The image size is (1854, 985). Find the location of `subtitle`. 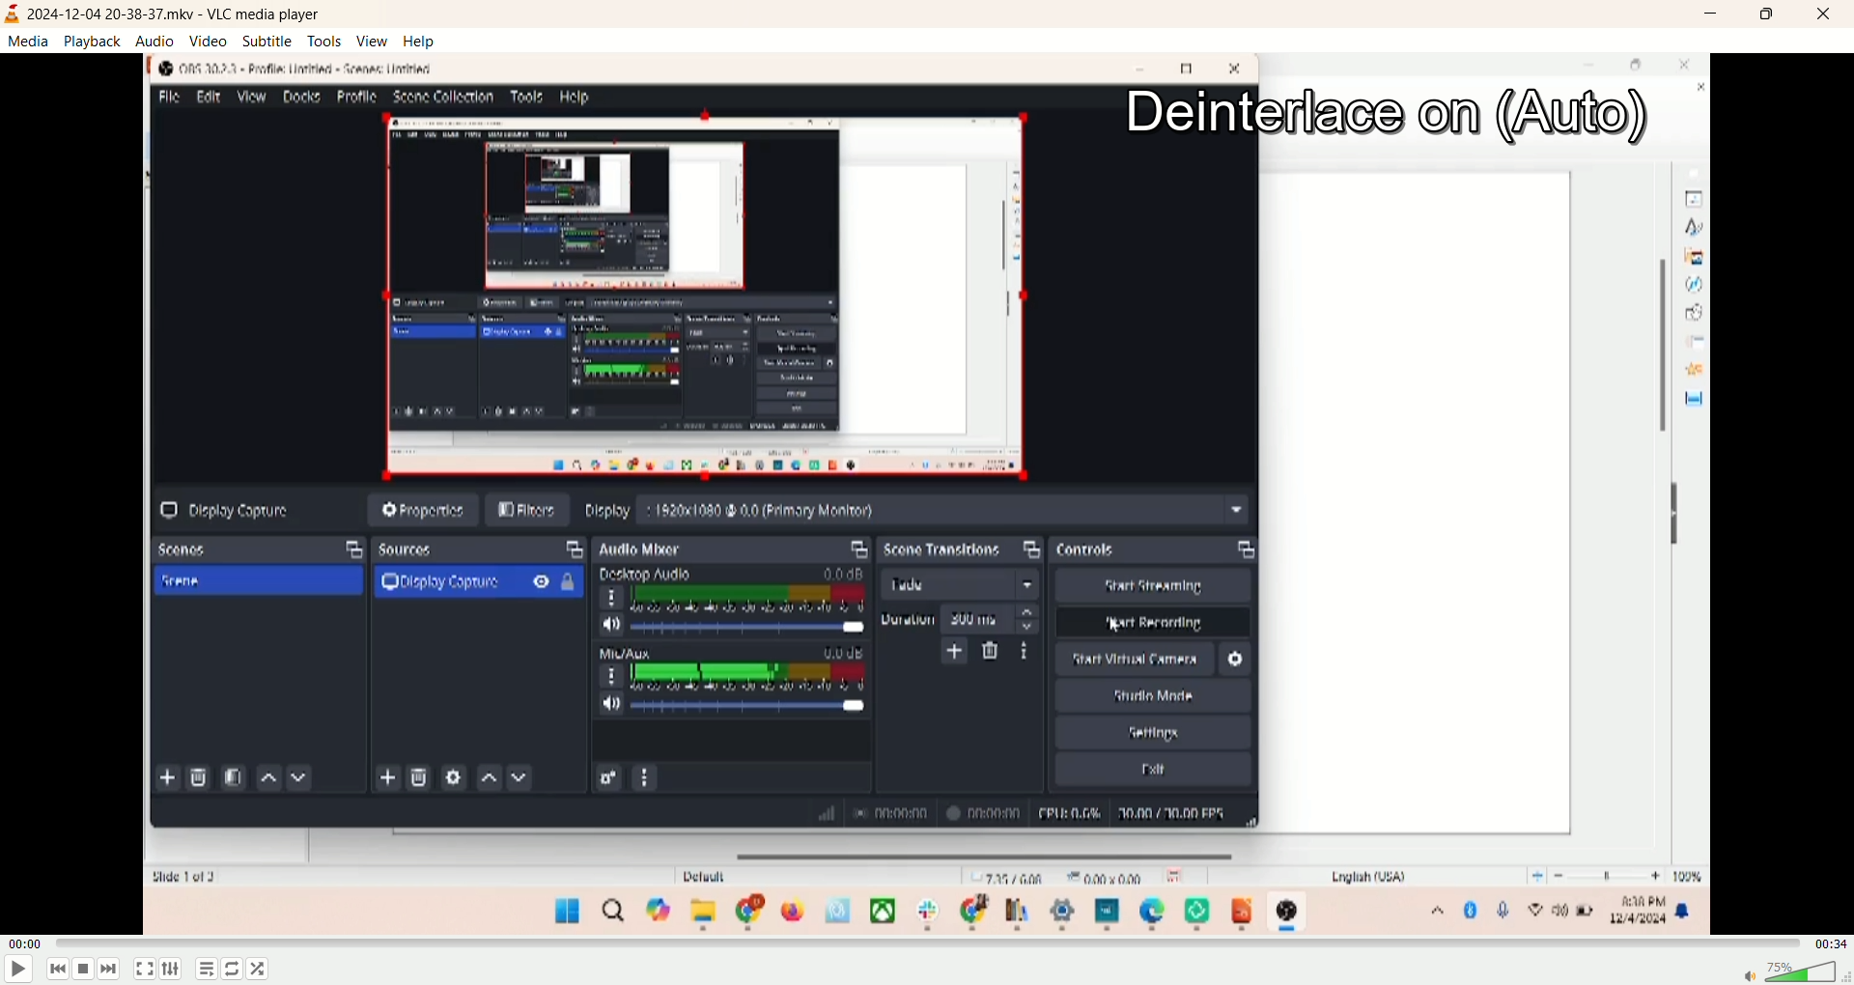

subtitle is located at coordinates (264, 41).